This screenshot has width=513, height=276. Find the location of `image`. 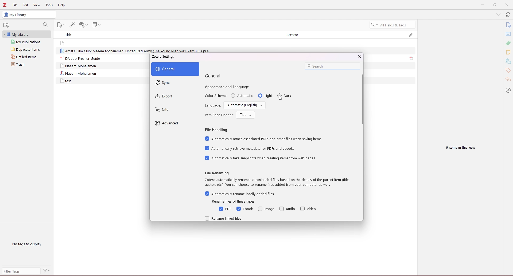

image is located at coordinates (266, 209).